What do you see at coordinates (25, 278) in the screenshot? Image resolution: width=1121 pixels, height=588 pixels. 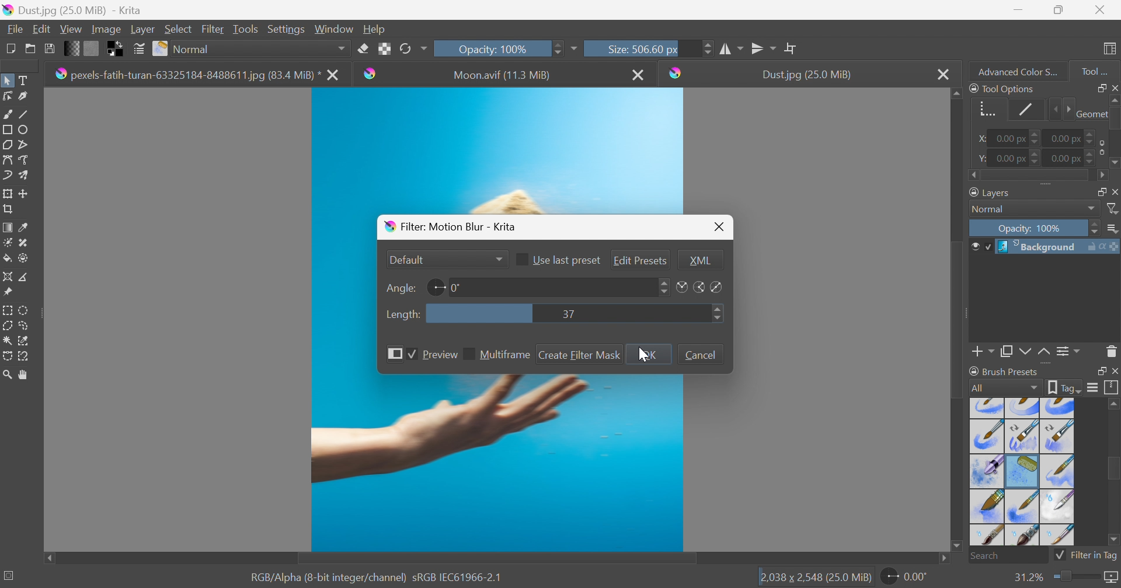 I see `Measure the distance between two points` at bounding box center [25, 278].